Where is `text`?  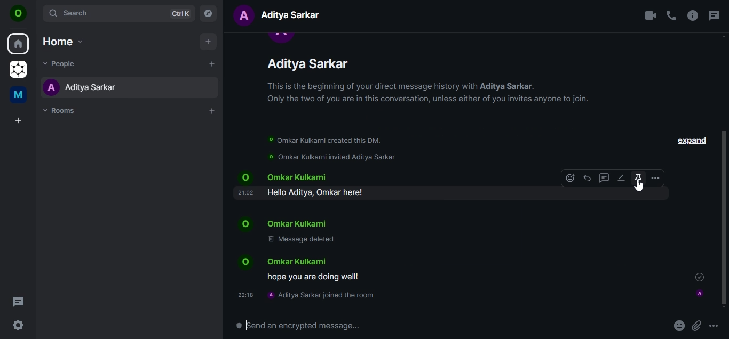
text is located at coordinates (438, 98).